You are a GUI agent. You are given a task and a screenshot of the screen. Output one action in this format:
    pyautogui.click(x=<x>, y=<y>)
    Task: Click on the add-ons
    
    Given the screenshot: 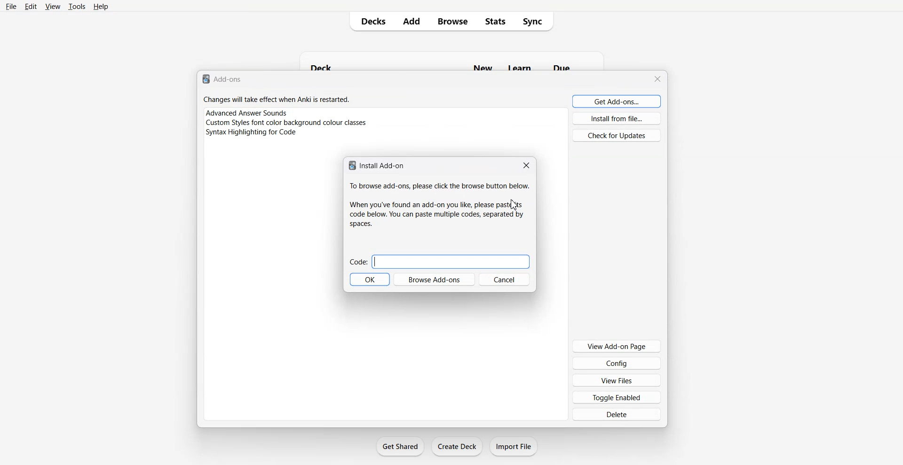 What is the action you would take?
    pyautogui.click(x=230, y=80)
    